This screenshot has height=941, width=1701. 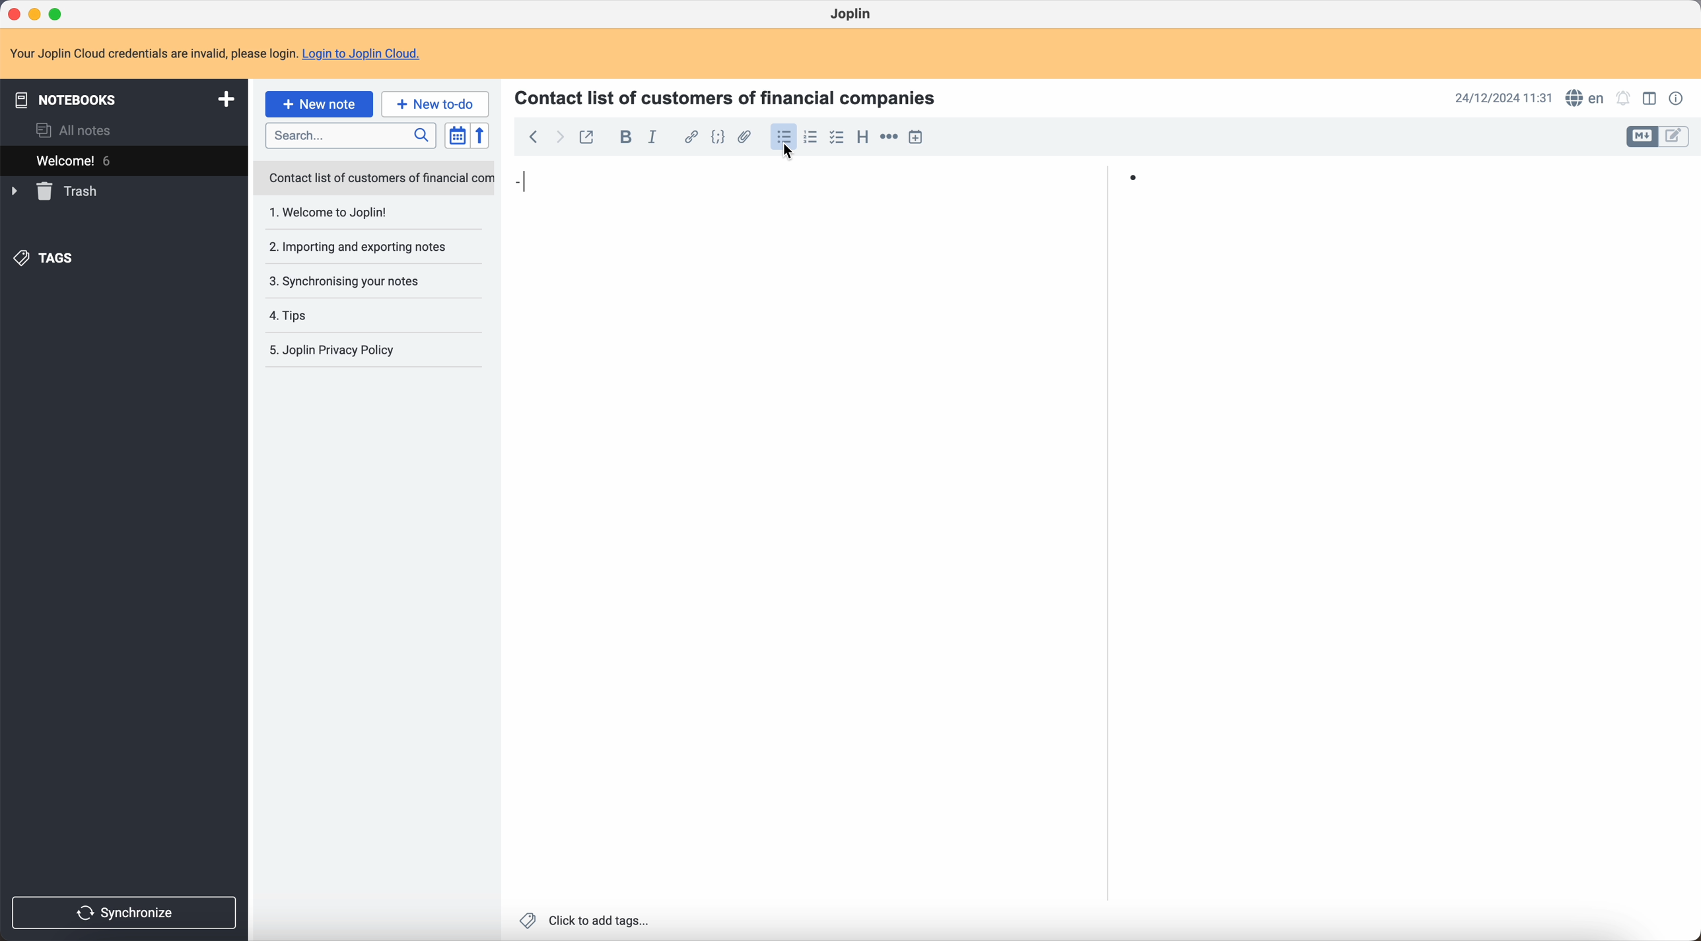 What do you see at coordinates (354, 136) in the screenshot?
I see `search bar` at bounding box center [354, 136].